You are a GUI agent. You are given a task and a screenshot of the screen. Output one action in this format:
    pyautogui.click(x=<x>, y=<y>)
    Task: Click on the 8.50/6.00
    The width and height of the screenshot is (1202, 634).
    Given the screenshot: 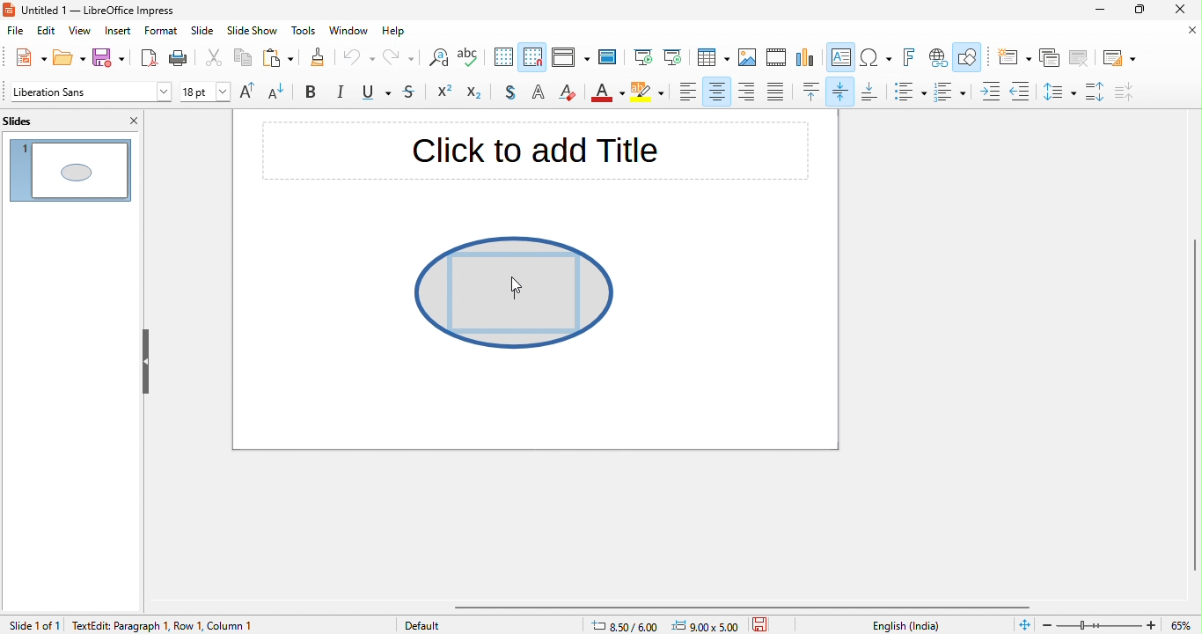 What is the action you would take?
    pyautogui.click(x=631, y=624)
    